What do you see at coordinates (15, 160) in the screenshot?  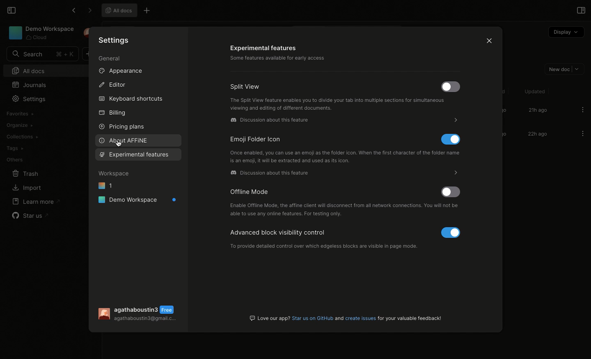 I see `Others` at bounding box center [15, 160].